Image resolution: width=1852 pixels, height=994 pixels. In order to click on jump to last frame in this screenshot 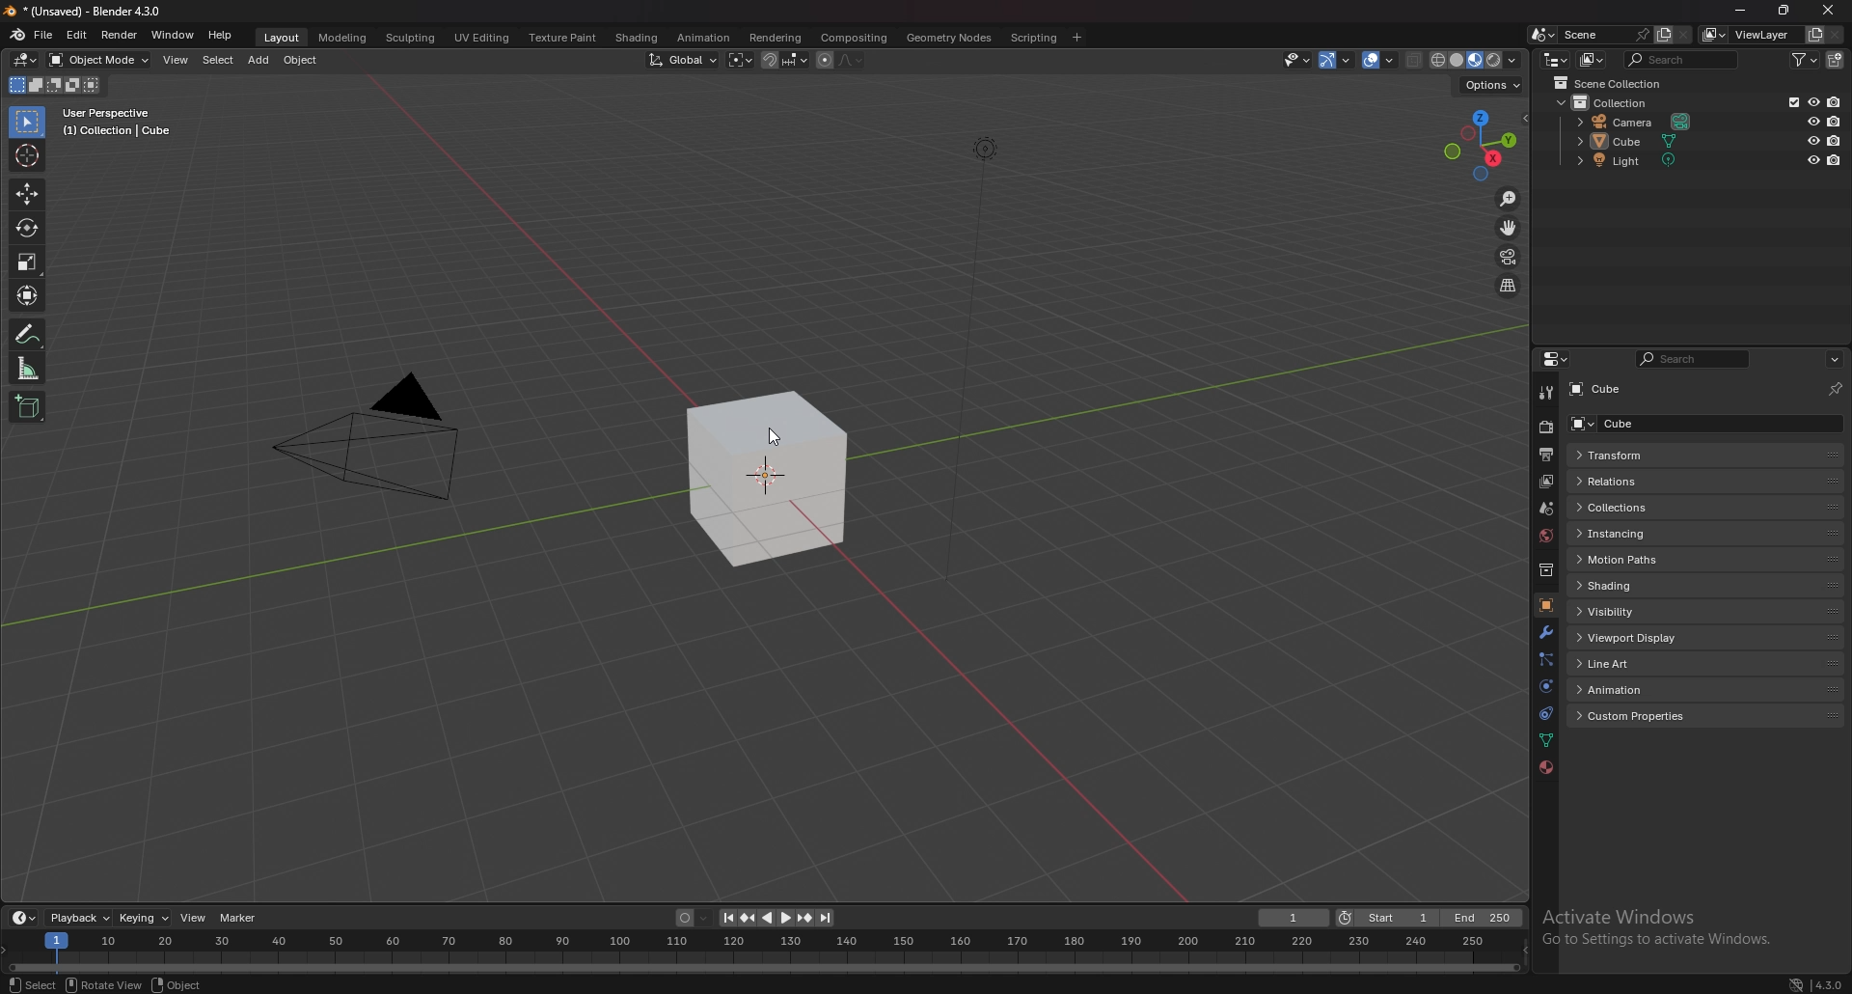, I will do `click(825, 918)`.